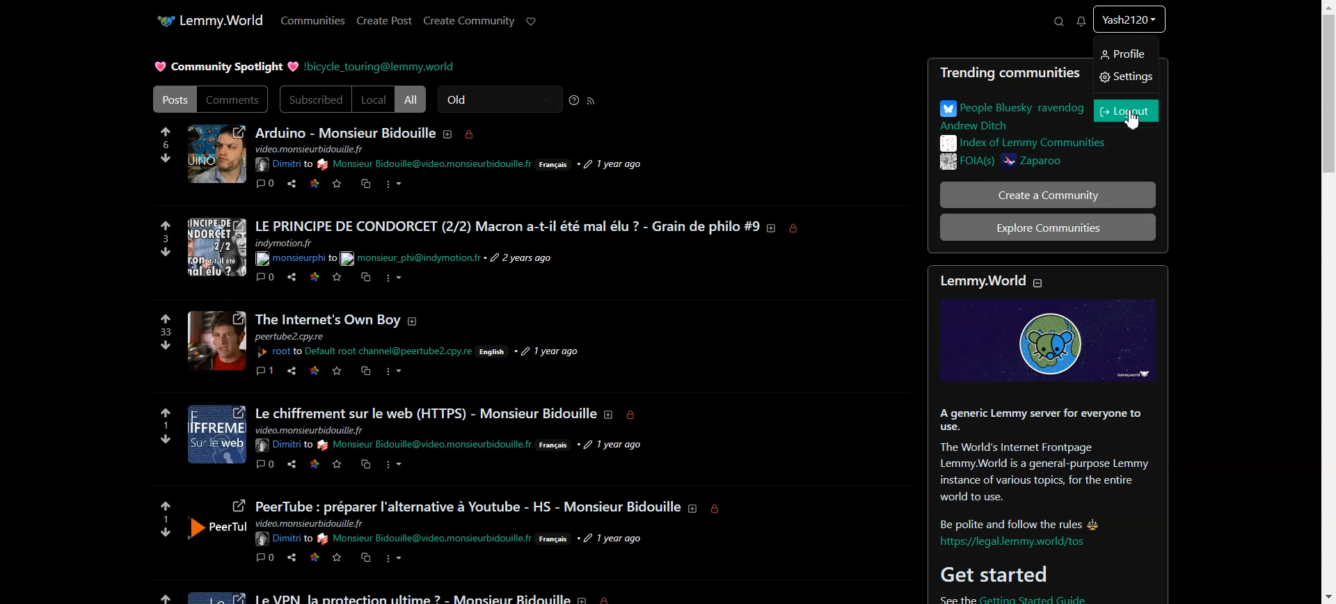 This screenshot has width=1336, height=604. Describe the element at coordinates (1011, 113) in the screenshot. I see `People Bluesky` at that location.